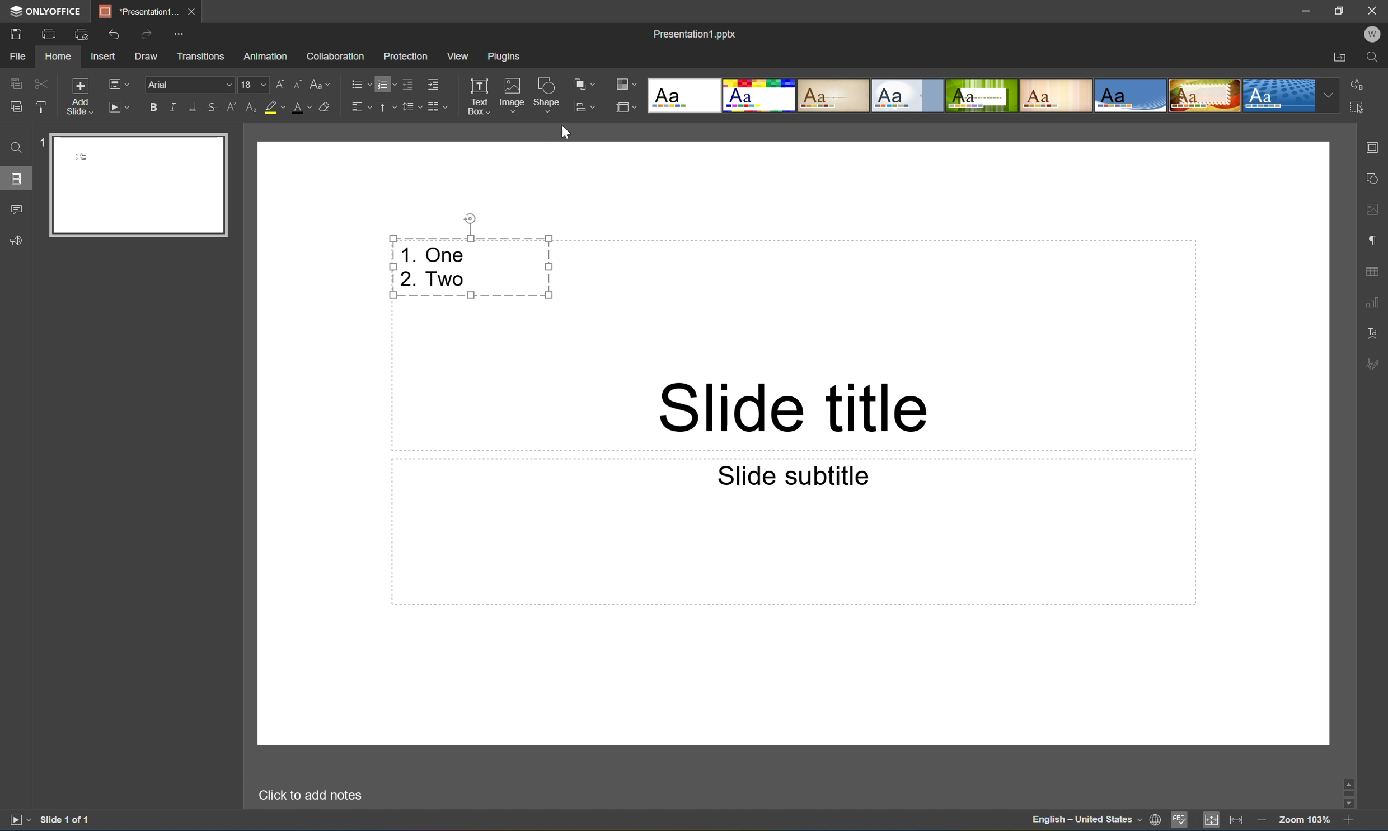  Describe the element at coordinates (1373, 34) in the screenshot. I see `Welcome` at that location.